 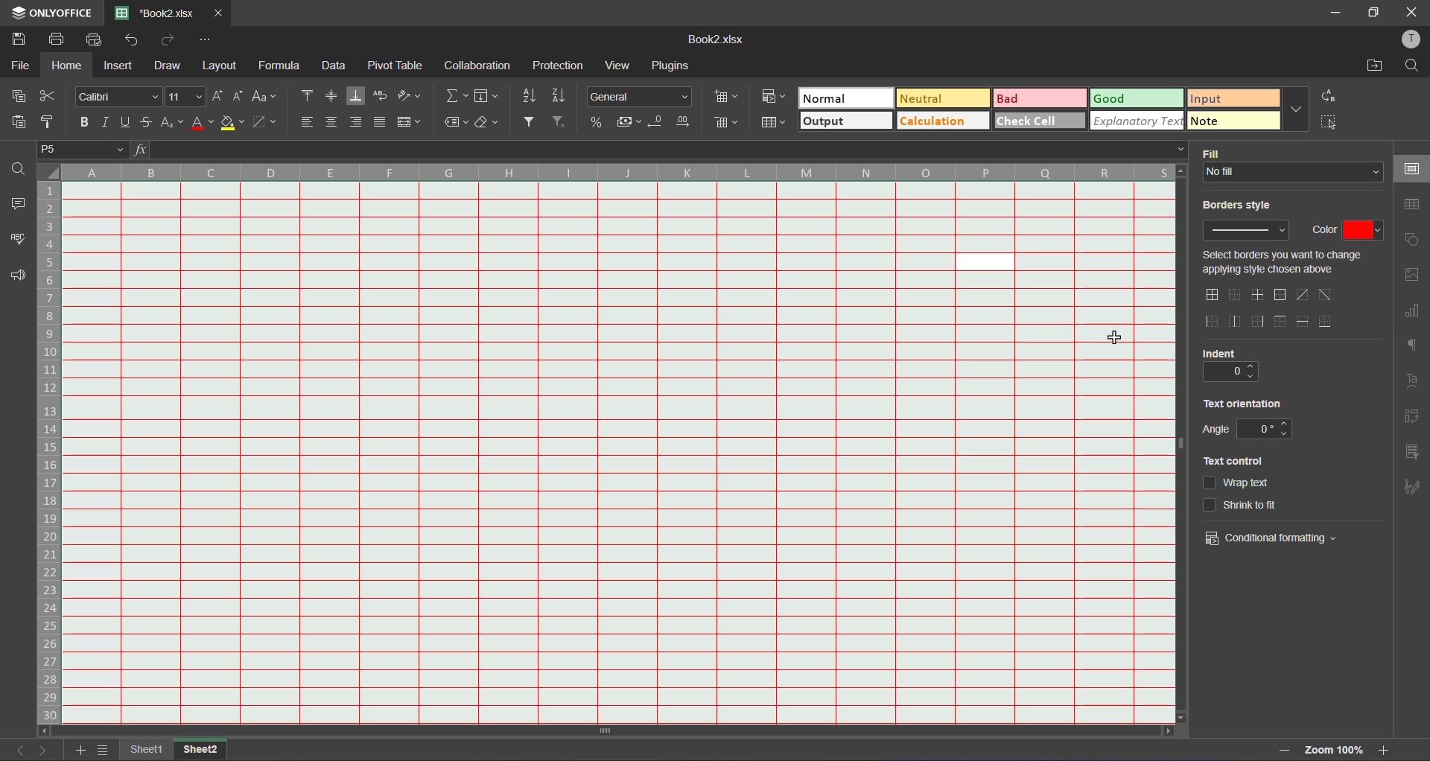 I want to click on text, so click(x=1414, y=383).